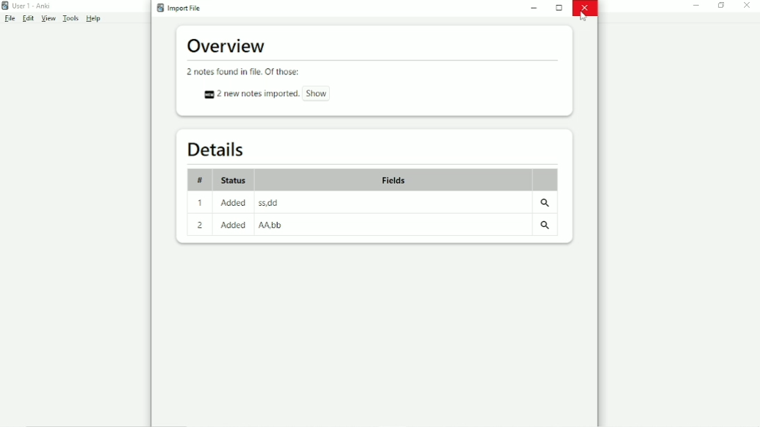  I want to click on File, so click(10, 18).